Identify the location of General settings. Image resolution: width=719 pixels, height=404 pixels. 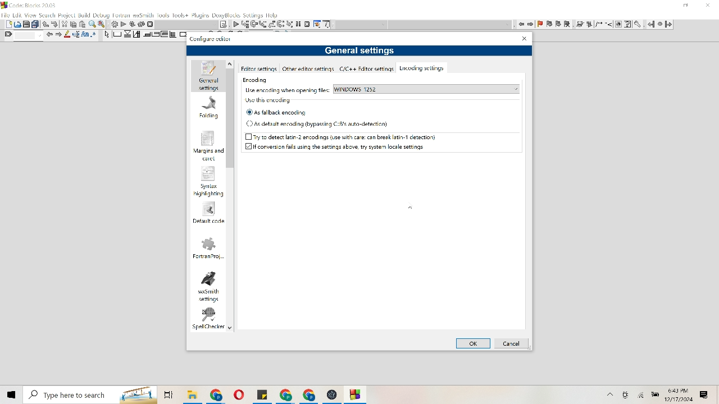
(362, 51).